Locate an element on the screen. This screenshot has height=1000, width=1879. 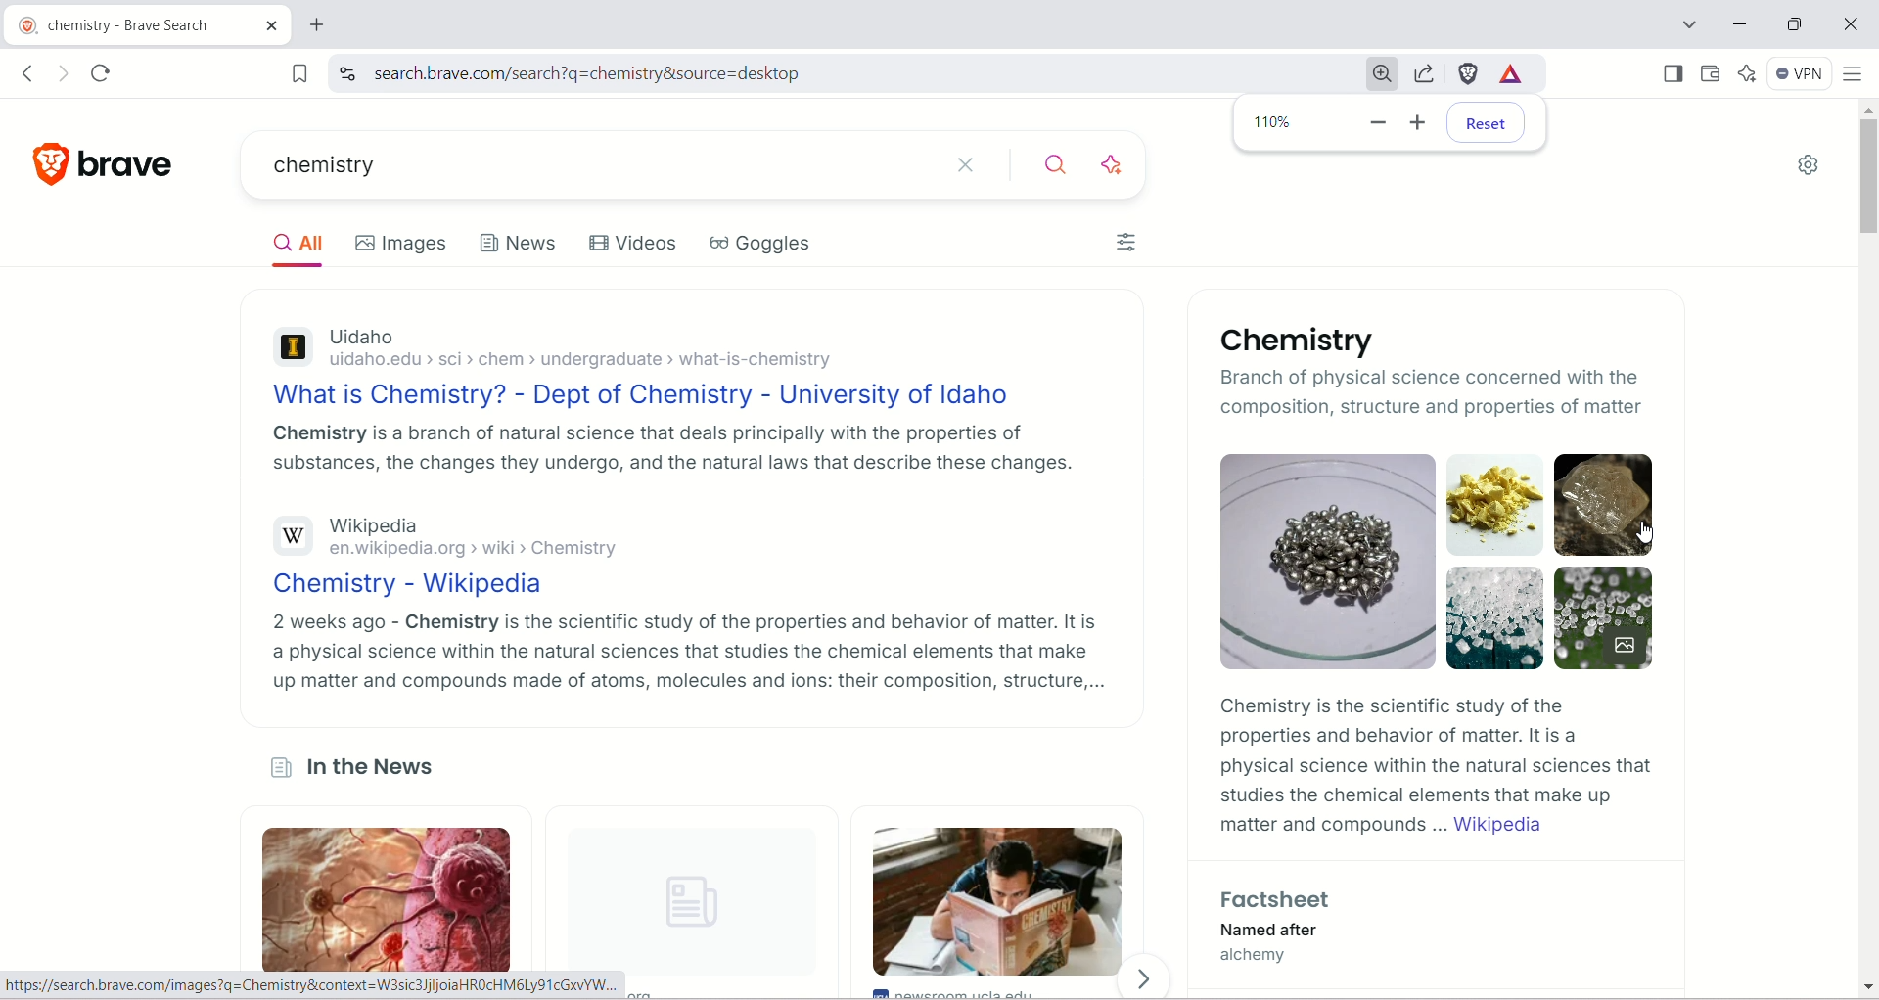
Uidaho is located at coordinates (364, 335).